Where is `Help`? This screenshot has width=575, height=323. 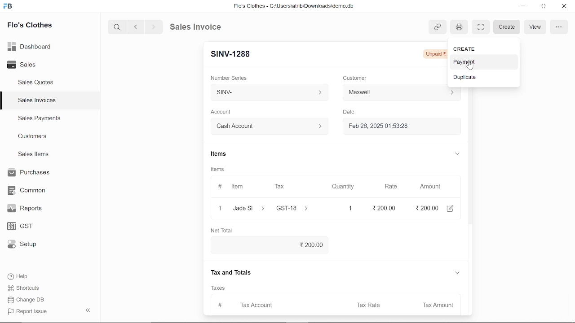 Help is located at coordinates (24, 276).